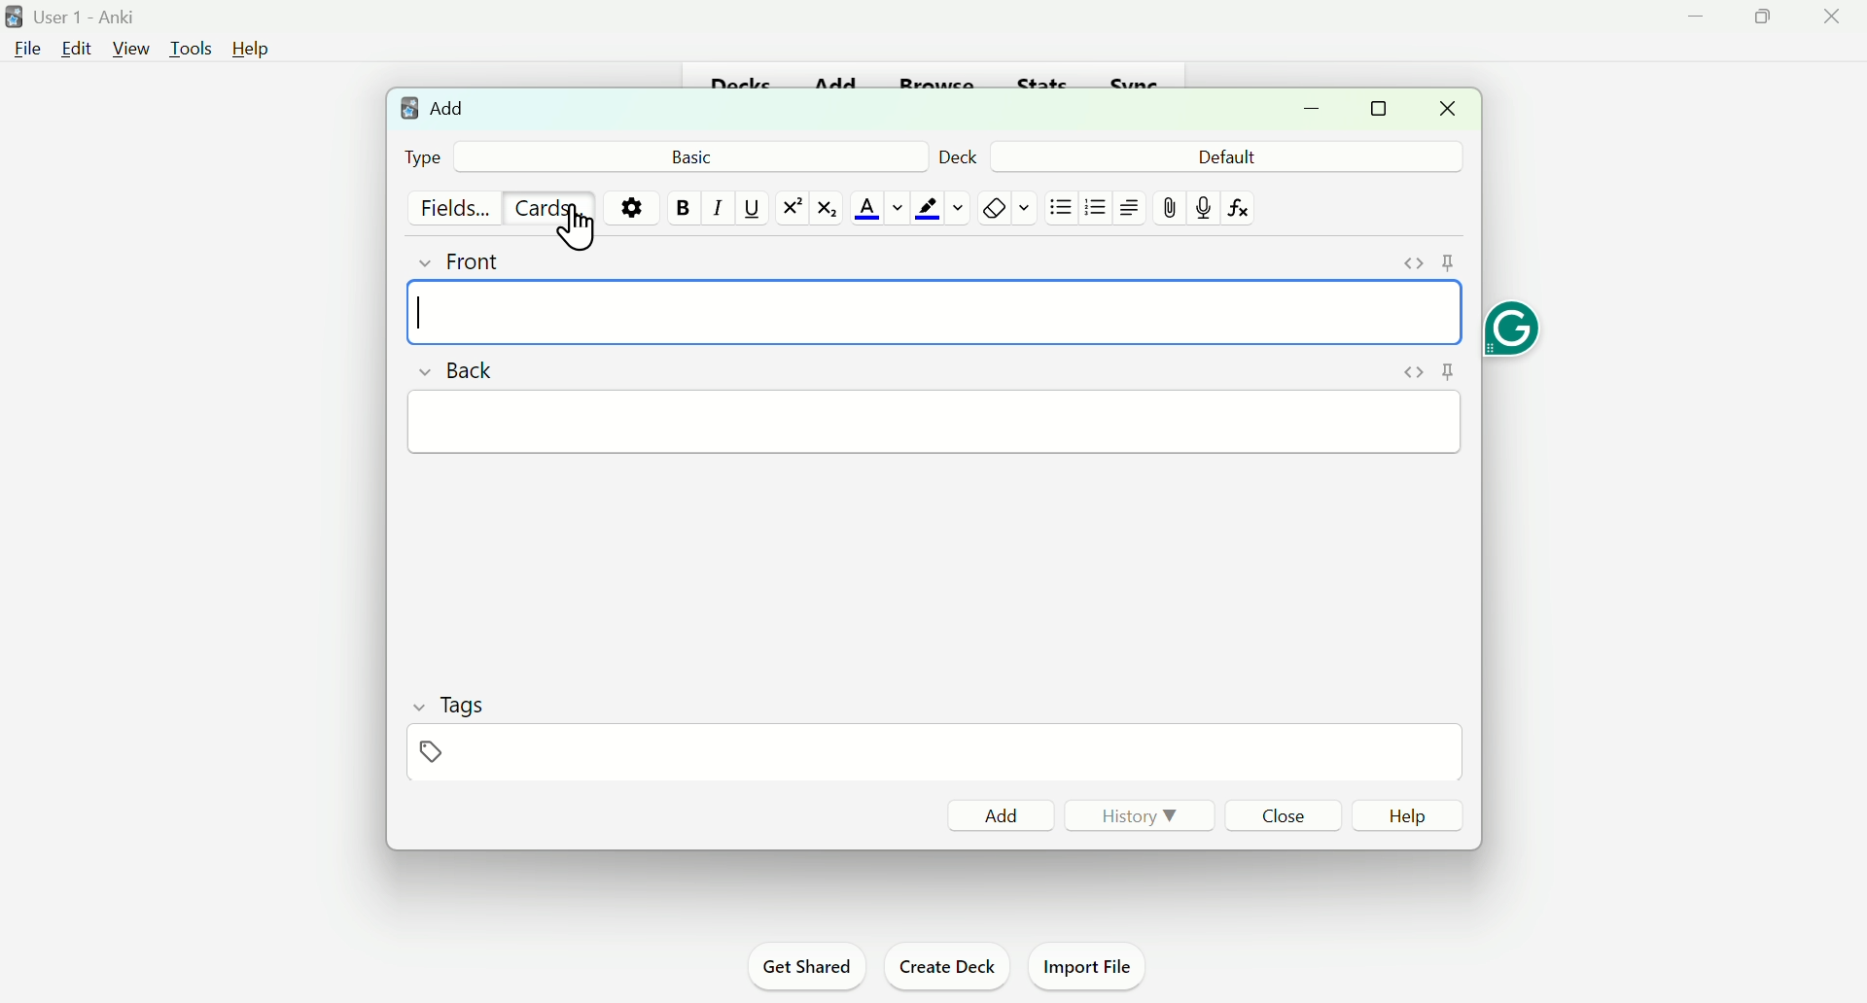 The width and height of the screenshot is (1867, 1003). I want to click on toggle, so click(1412, 371).